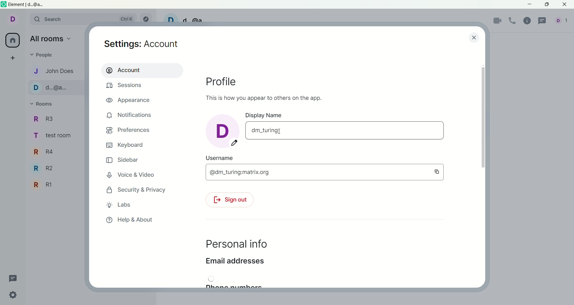 This screenshot has width=574, height=305. I want to click on sessions, so click(126, 86).